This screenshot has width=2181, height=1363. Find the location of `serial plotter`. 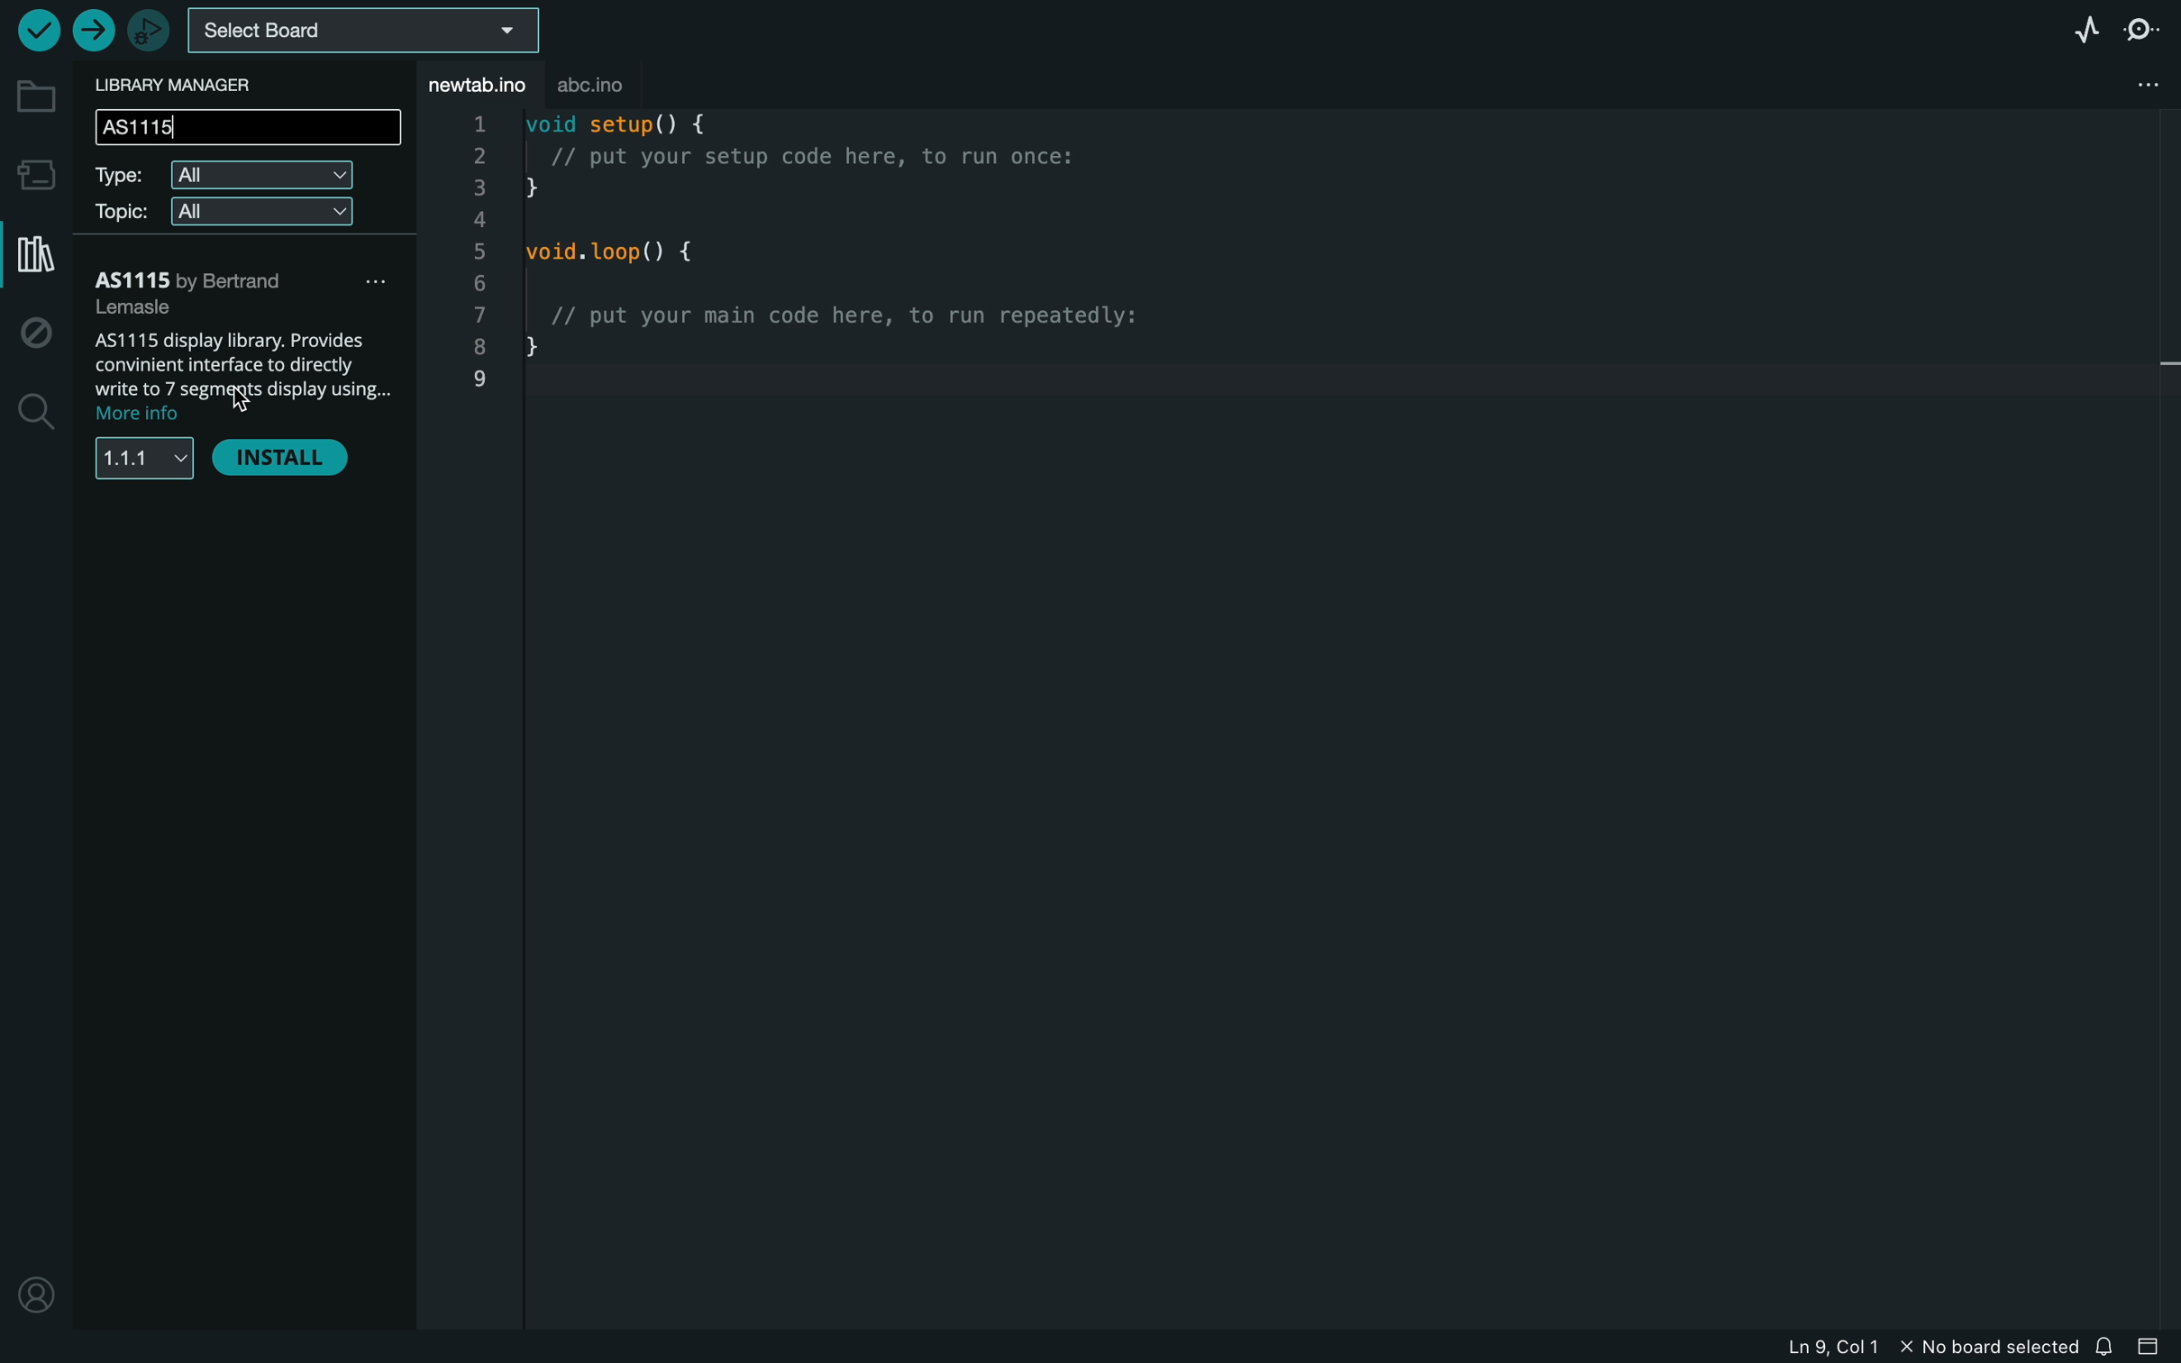

serial plotter is located at coordinates (2071, 32).